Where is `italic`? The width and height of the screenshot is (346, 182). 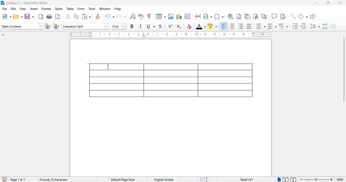 italic is located at coordinates (140, 26).